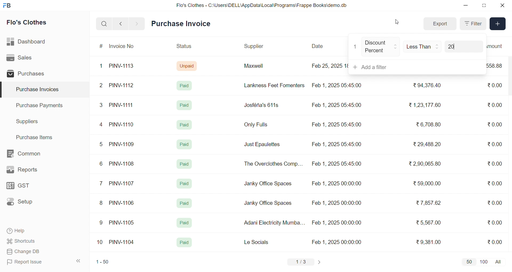 The width and height of the screenshot is (512, 272). I want to click on Sales, so click(27, 59).